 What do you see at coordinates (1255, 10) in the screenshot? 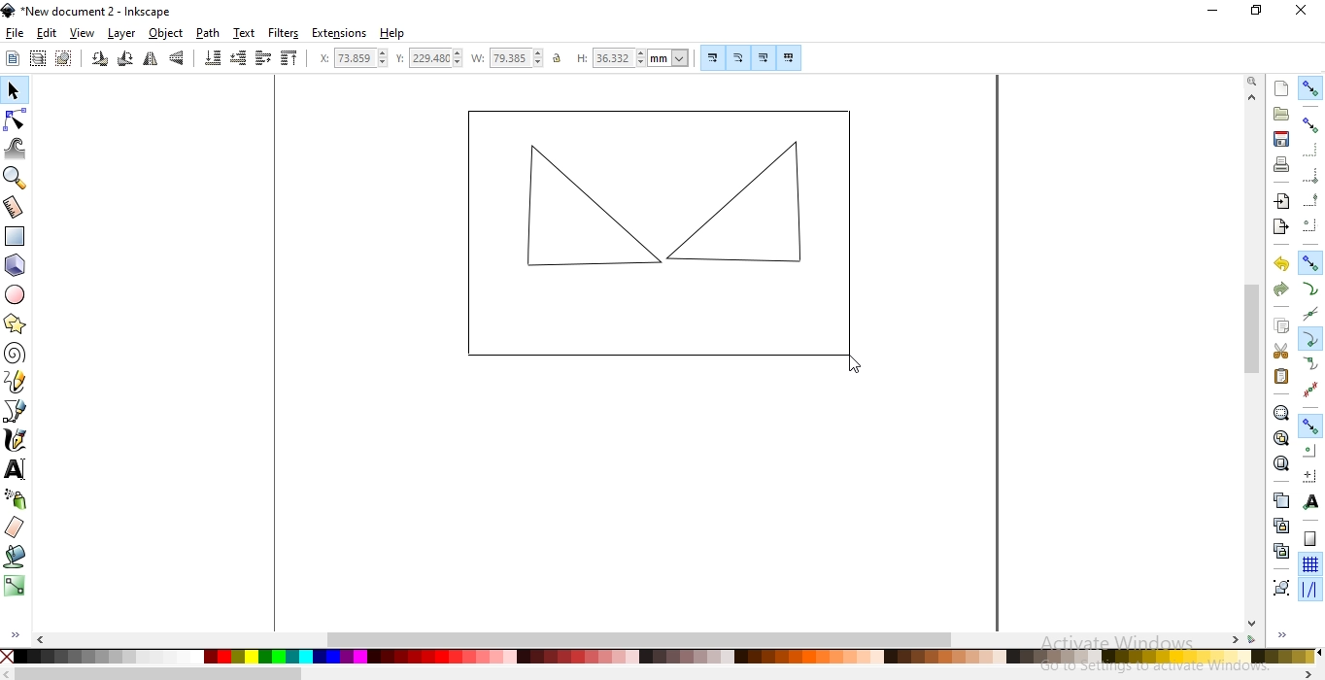
I see `restore down` at bounding box center [1255, 10].